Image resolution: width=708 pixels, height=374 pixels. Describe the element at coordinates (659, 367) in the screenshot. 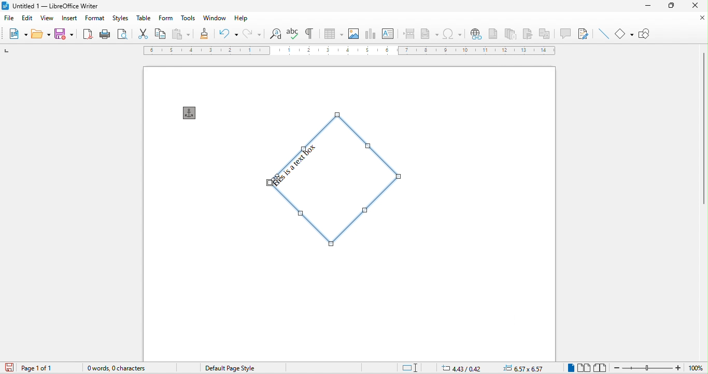

I see `zoom` at that location.